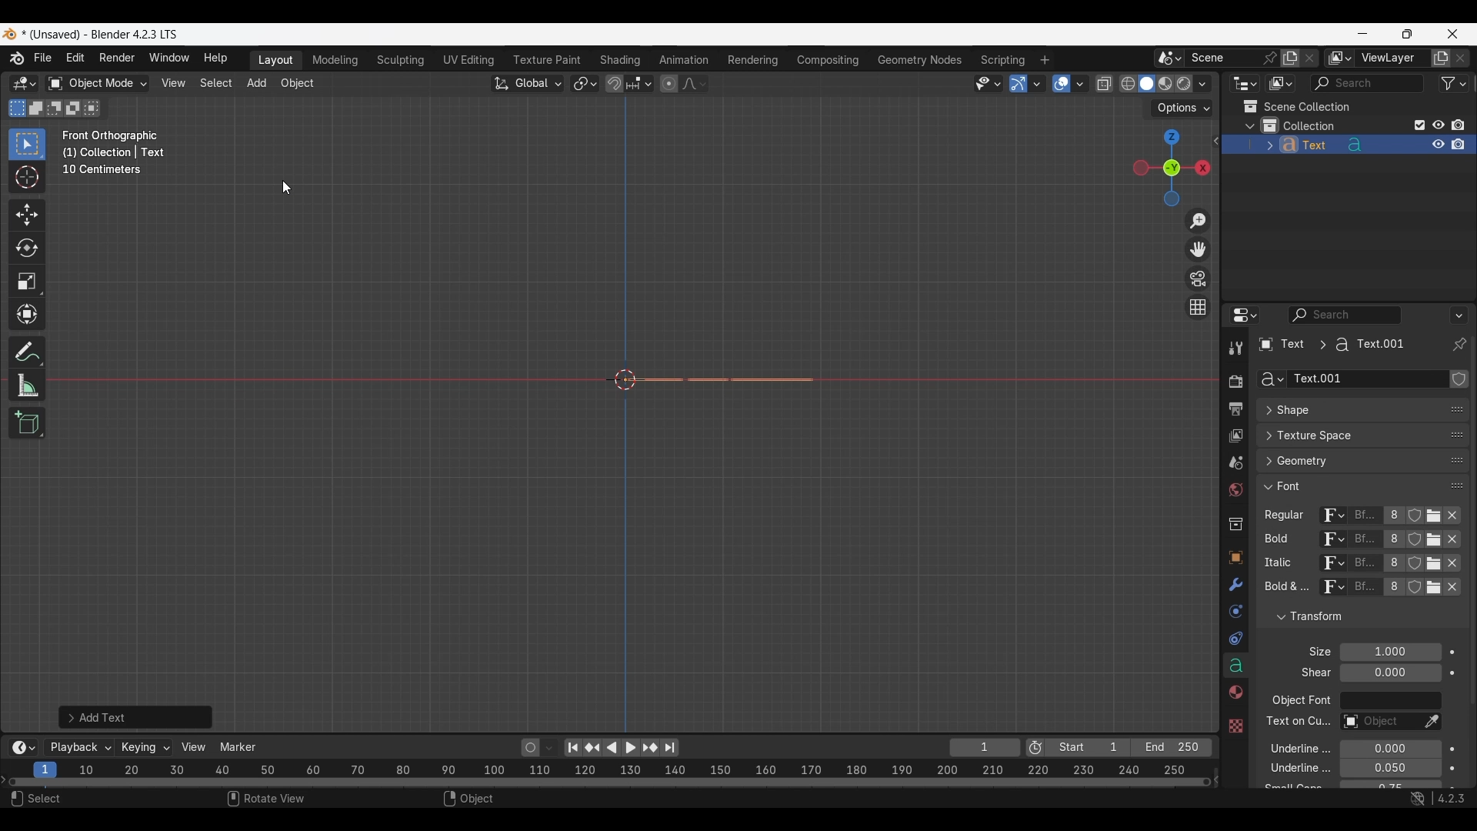  I want to click on Auto keying , so click(531, 748).